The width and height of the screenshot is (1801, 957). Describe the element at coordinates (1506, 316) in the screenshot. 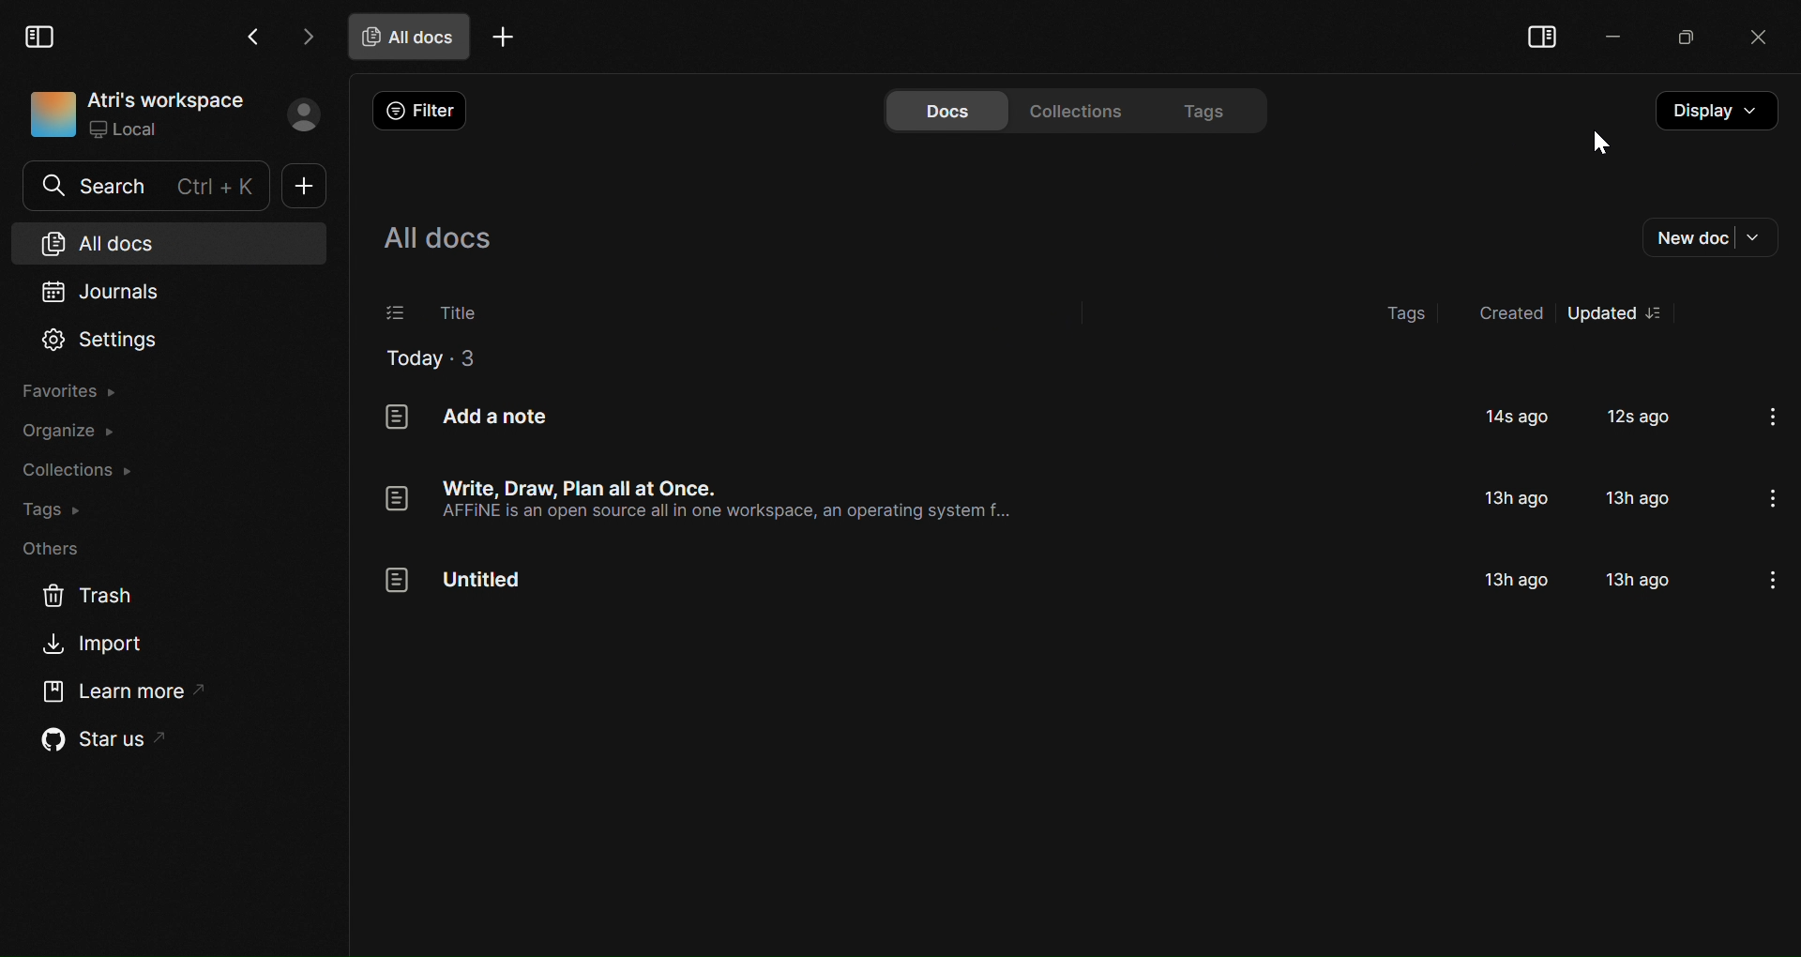

I see `Created` at that location.